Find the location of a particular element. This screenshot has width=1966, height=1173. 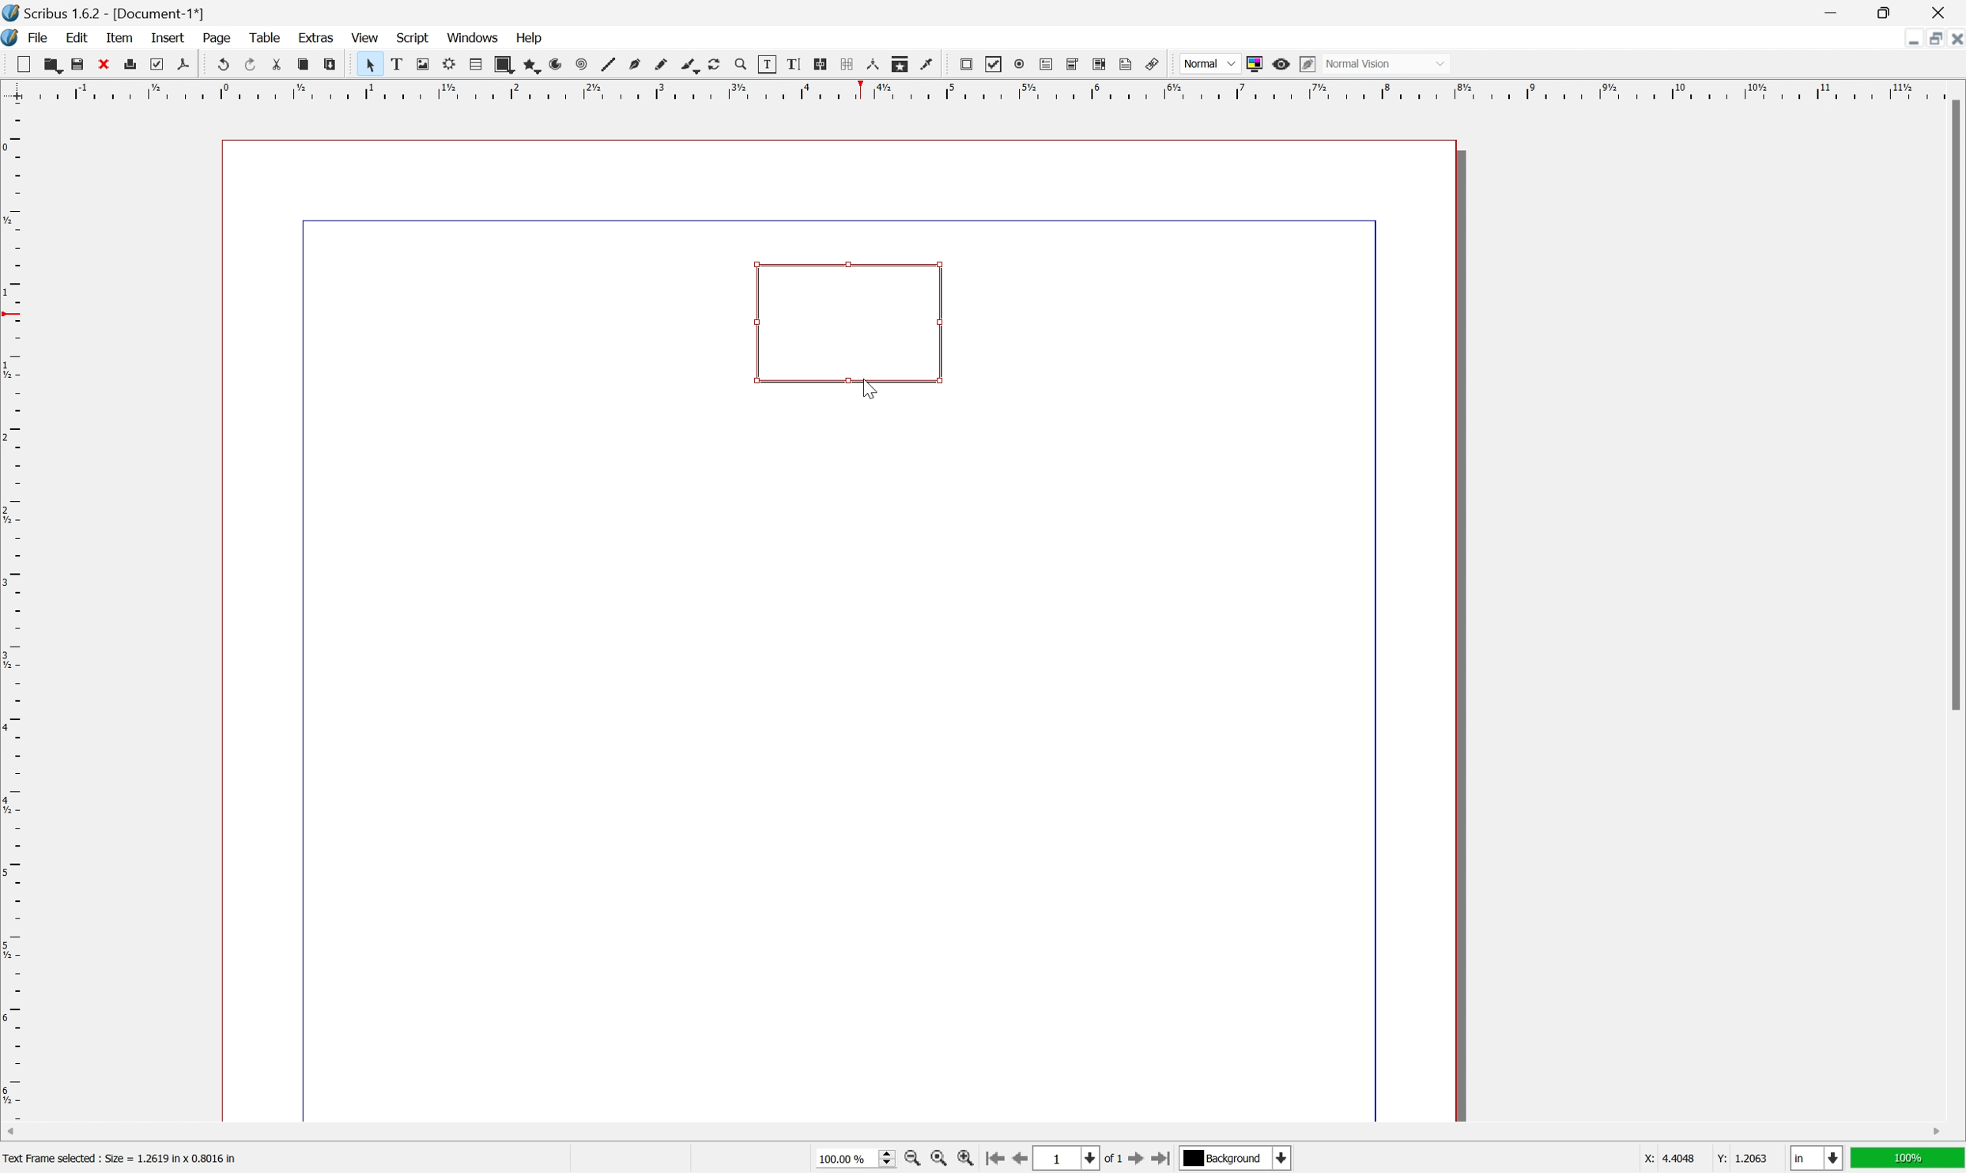

select current unit is located at coordinates (1817, 1160).